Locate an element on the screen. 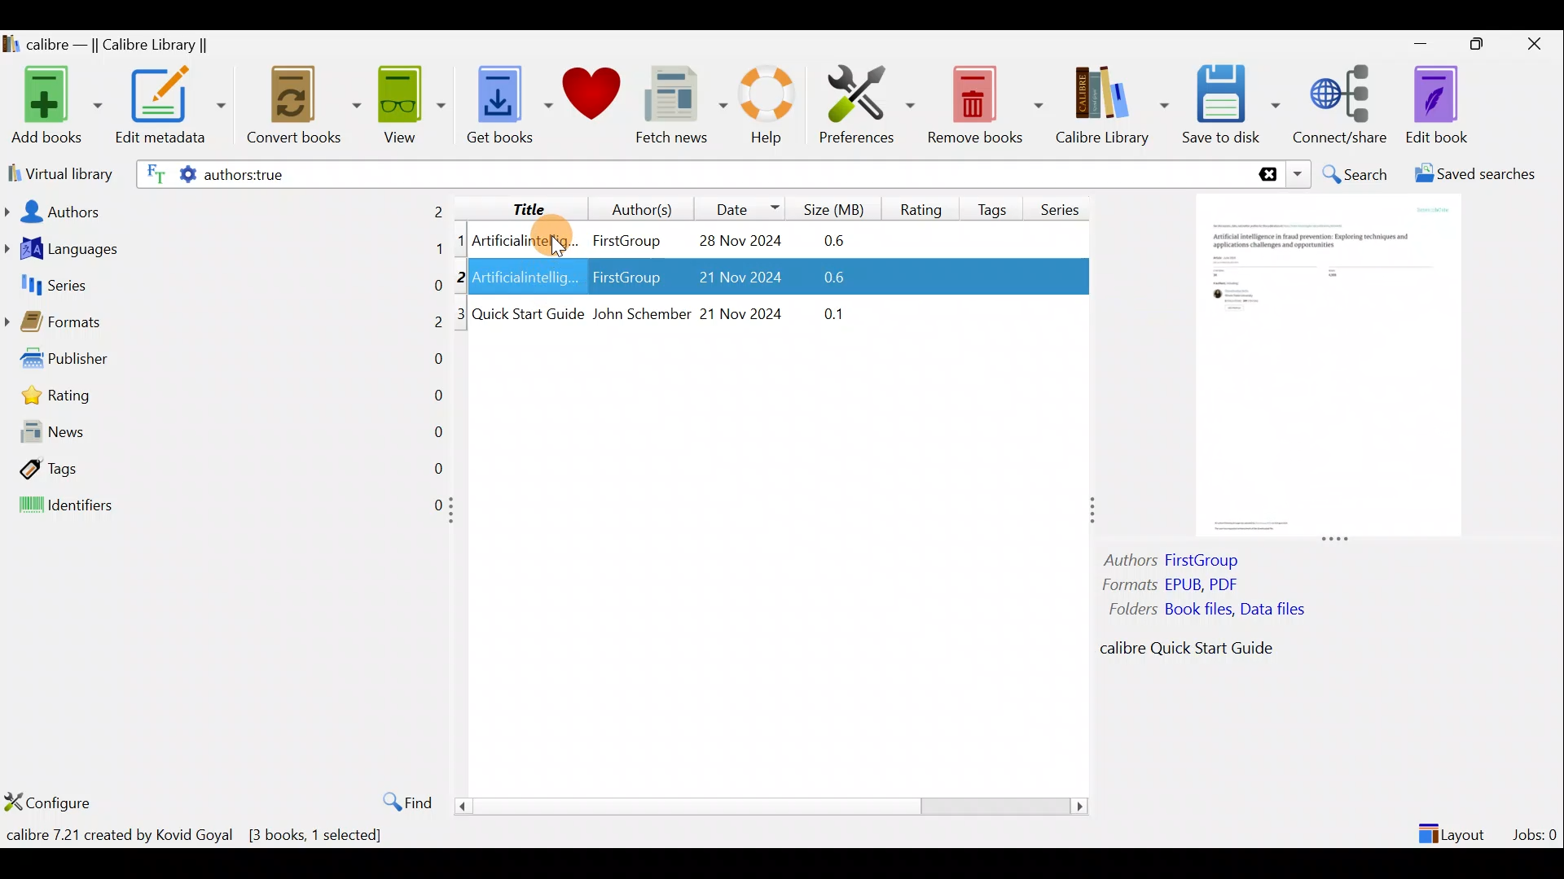 Image resolution: width=1564 pixels, height=879 pixels. Edit book is located at coordinates (1434, 106).